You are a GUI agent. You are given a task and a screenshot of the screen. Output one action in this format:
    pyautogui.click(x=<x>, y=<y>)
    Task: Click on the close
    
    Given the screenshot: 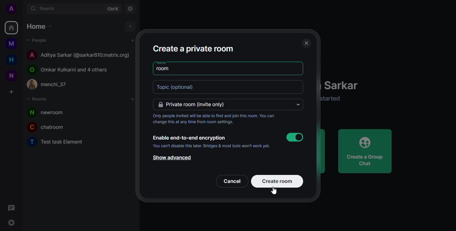 What is the action you would take?
    pyautogui.click(x=306, y=42)
    